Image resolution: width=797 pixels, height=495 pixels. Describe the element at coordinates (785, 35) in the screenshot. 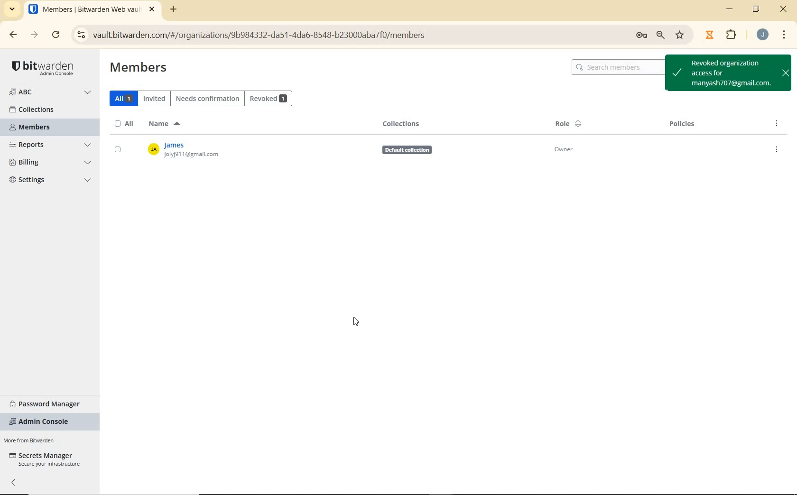

I see `CUSTOMIZE` at that location.